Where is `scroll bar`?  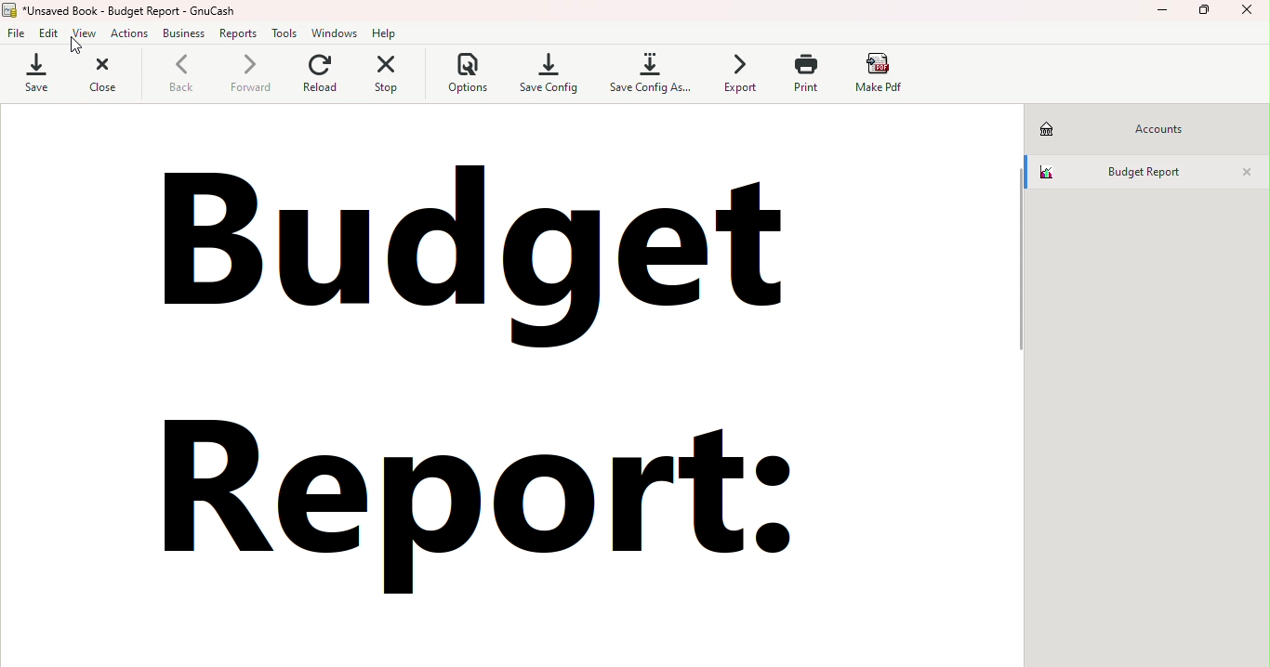 scroll bar is located at coordinates (1024, 381).